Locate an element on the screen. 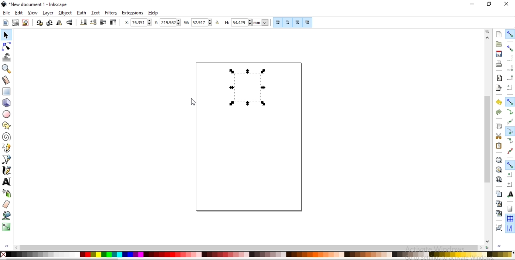 The height and width of the screenshot is (260, 515). snap guide is located at coordinates (509, 228).